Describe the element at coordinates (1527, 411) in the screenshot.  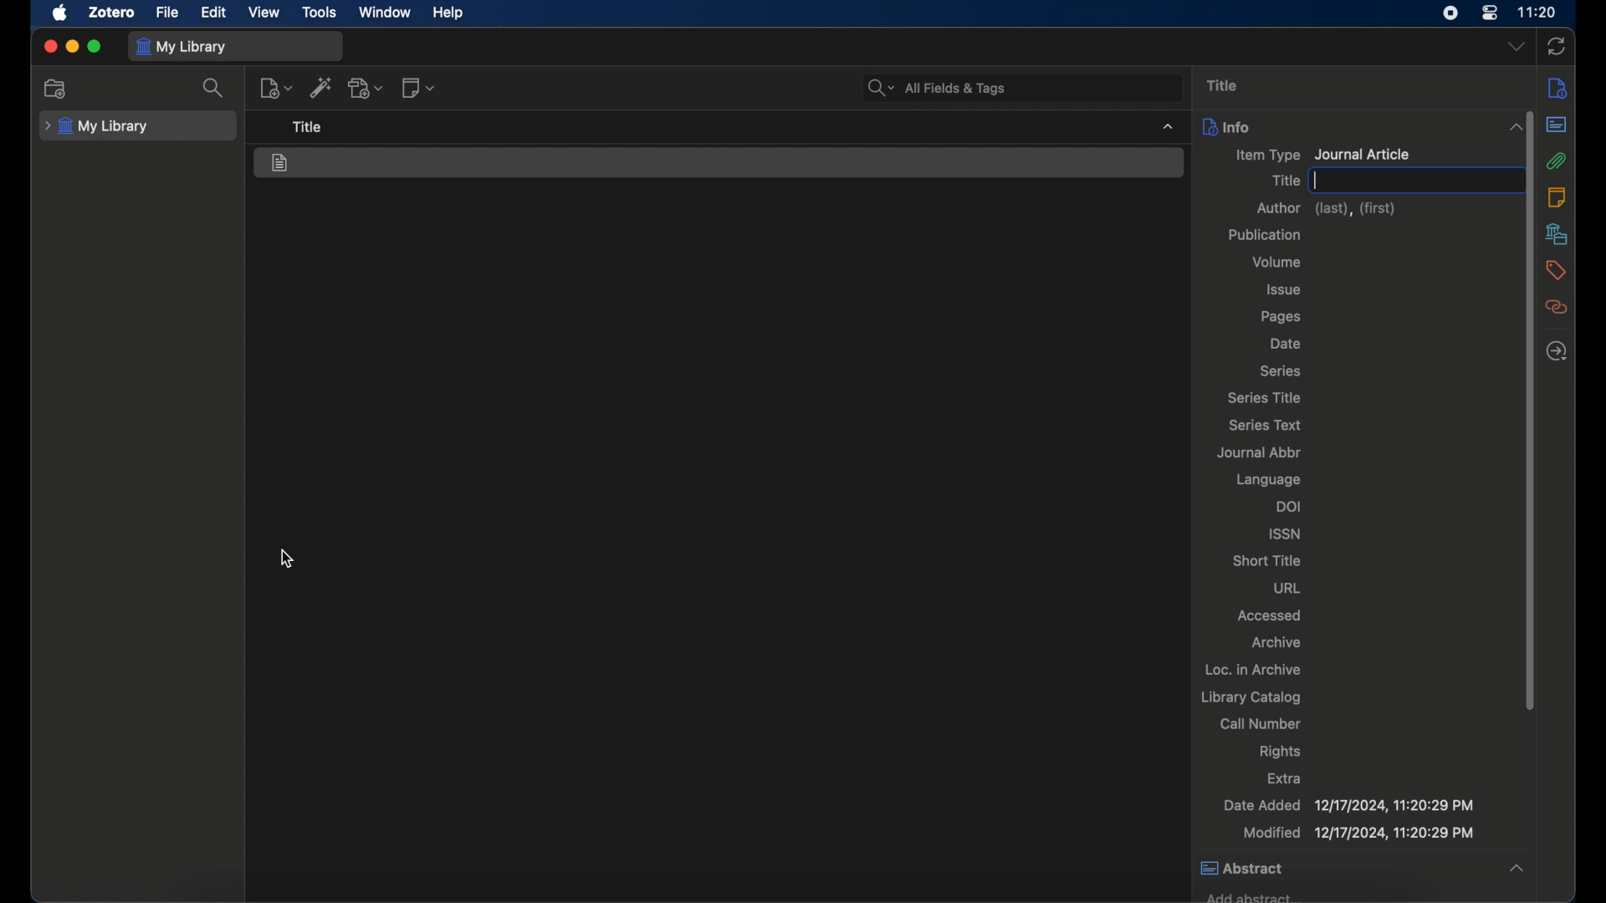
I see `scroll box` at that location.